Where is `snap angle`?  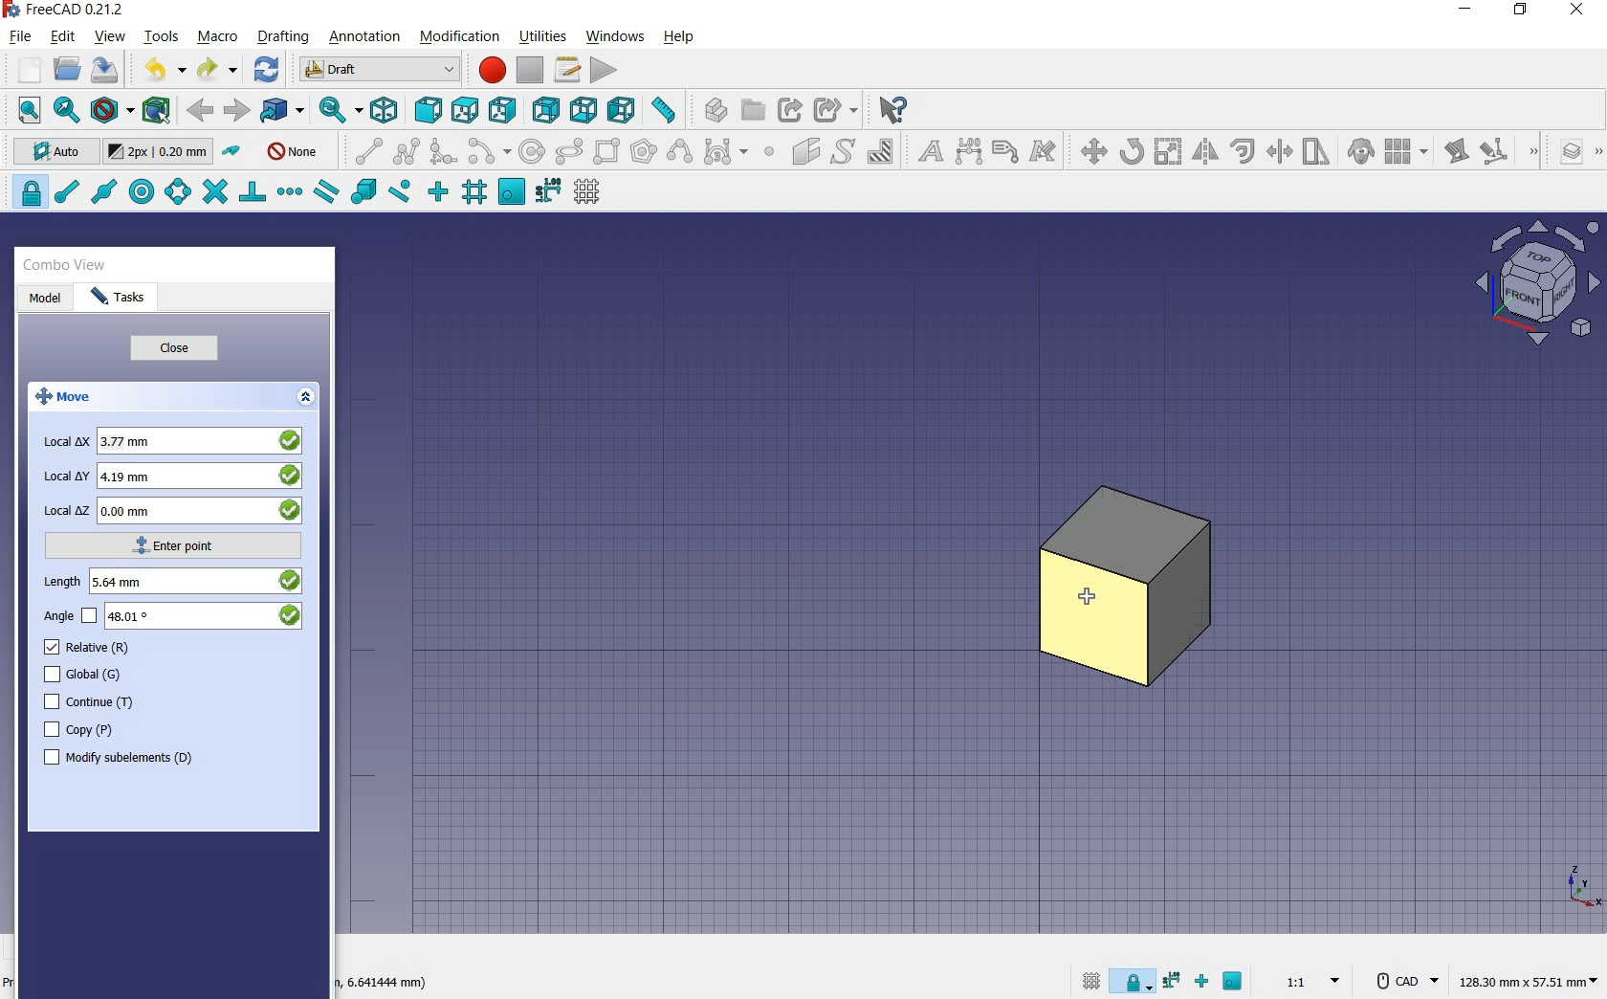
snap angle is located at coordinates (177, 192).